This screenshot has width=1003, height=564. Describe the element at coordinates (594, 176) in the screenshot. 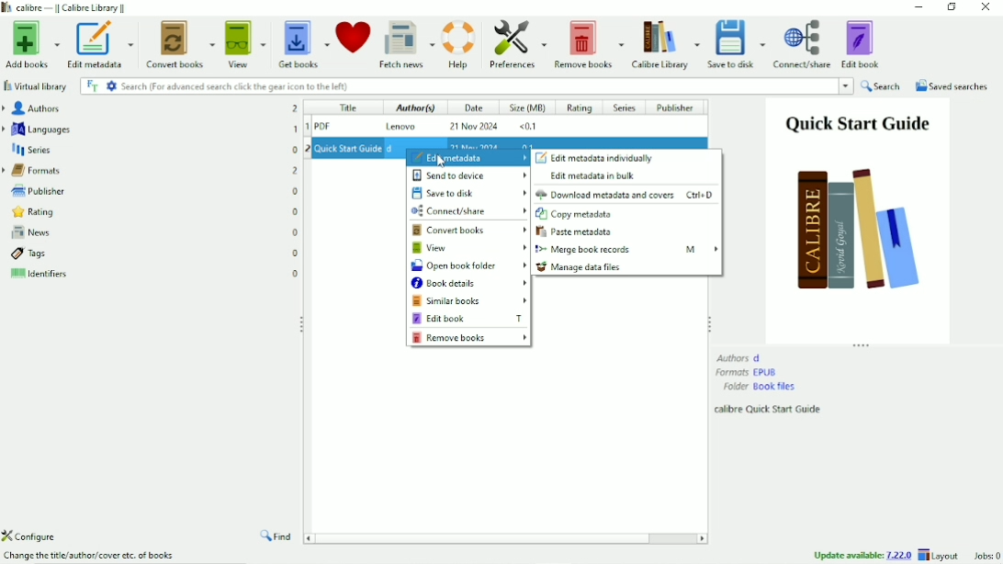

I see `Edit metadata in bulk` at that location.